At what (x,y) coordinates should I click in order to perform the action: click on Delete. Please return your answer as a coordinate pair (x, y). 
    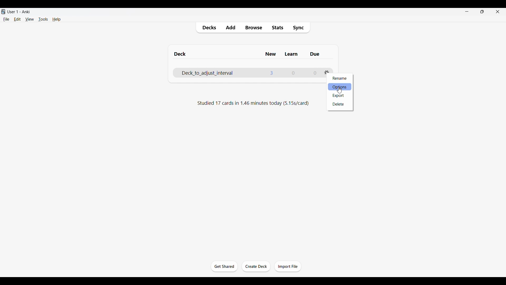
    Looking at the image, I should click on (340, 104).